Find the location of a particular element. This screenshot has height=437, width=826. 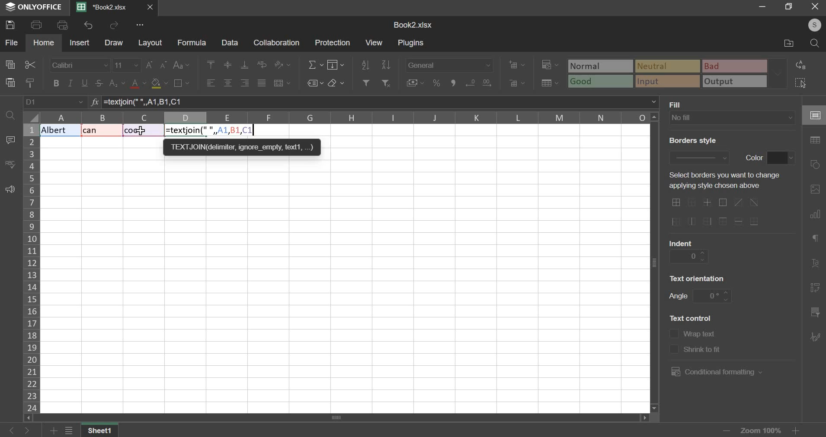

wrap text is located at coordinates (263, 63).